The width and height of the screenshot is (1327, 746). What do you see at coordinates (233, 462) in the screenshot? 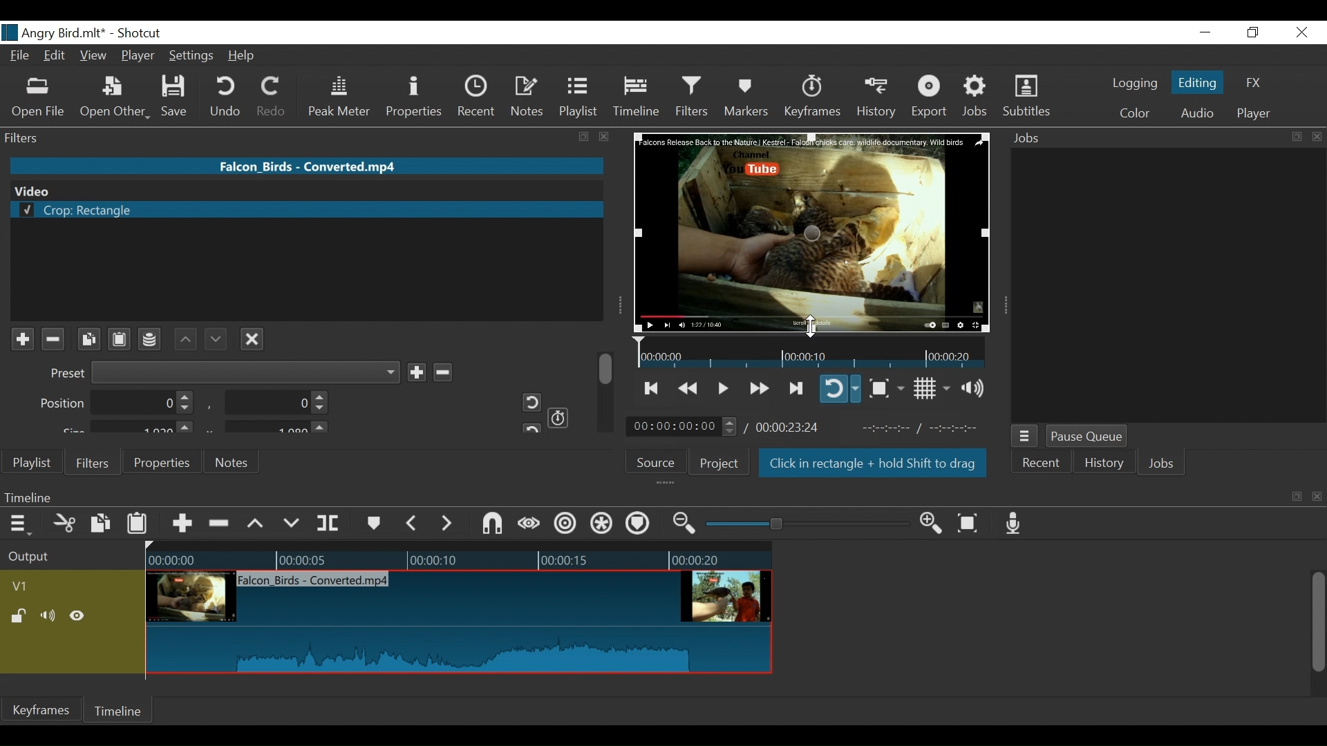
I see `Notes` at bounding box center [233, 462].